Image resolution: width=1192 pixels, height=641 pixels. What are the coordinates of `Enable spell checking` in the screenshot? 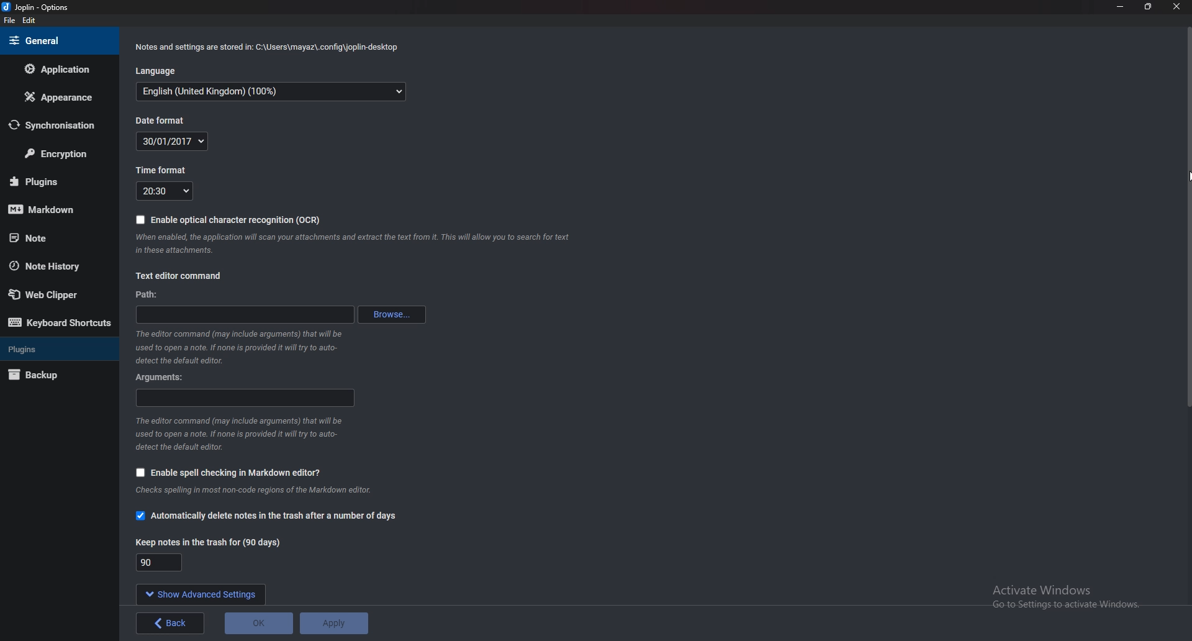 It's located at (229, 473).